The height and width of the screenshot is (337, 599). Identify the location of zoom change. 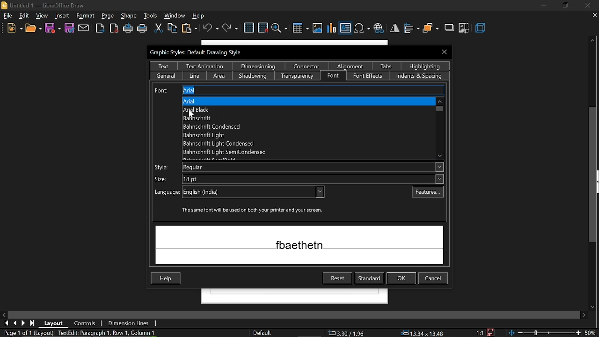
(554, 334).